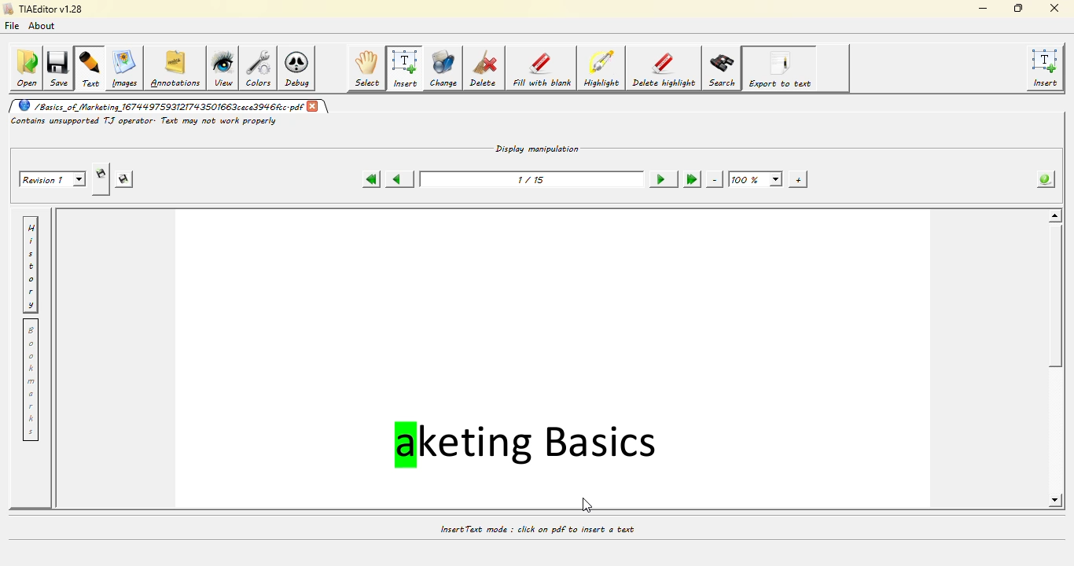 This screenshot has width=1074, height=566. Describe the element at coordinates (543, 70) in the screenshot. I see `fill with blank` at that location.